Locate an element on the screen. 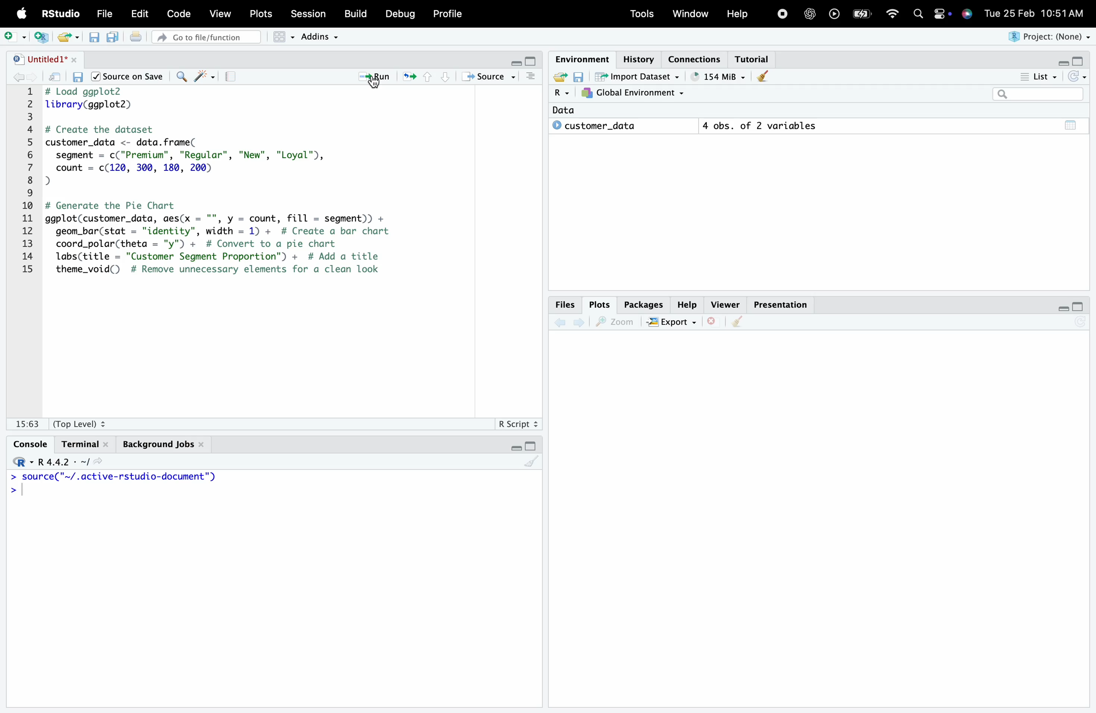  Plots is located at coordinates (596, 304).